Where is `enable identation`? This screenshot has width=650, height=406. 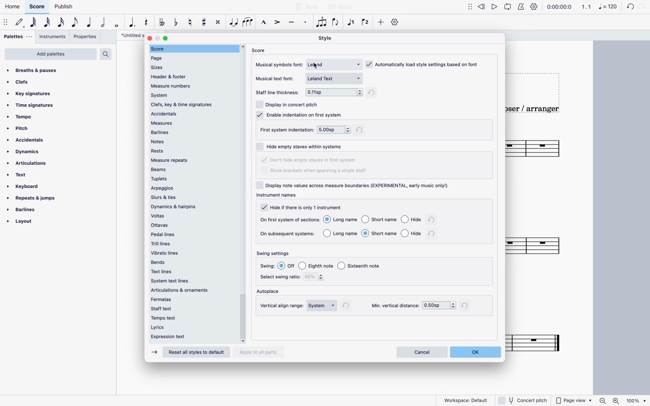 enable identation is located at coordinates (300, 114).